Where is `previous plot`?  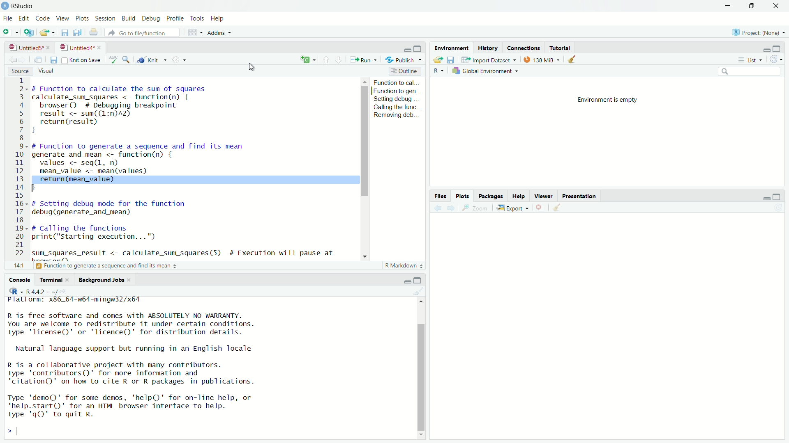
previous plot is located at coordinates (436, 208).